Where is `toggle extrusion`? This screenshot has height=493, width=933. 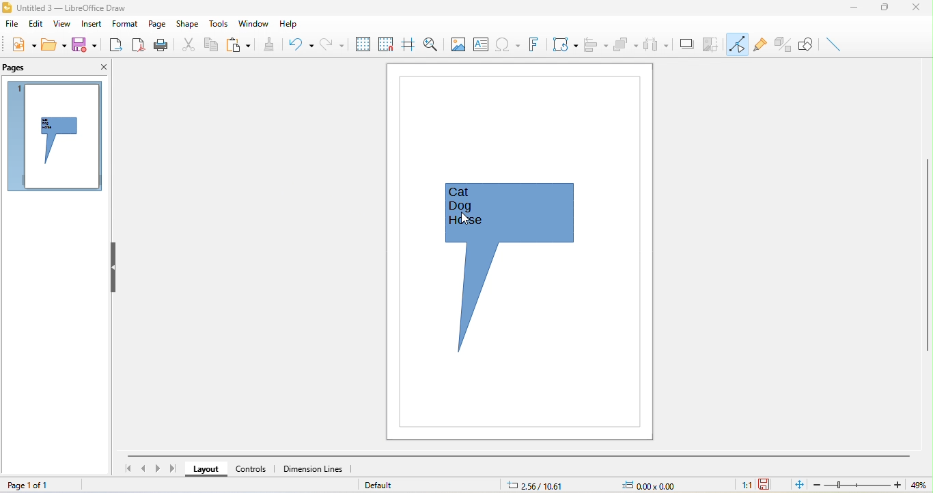 toggle extrusion is located at coordinates (783, 45).